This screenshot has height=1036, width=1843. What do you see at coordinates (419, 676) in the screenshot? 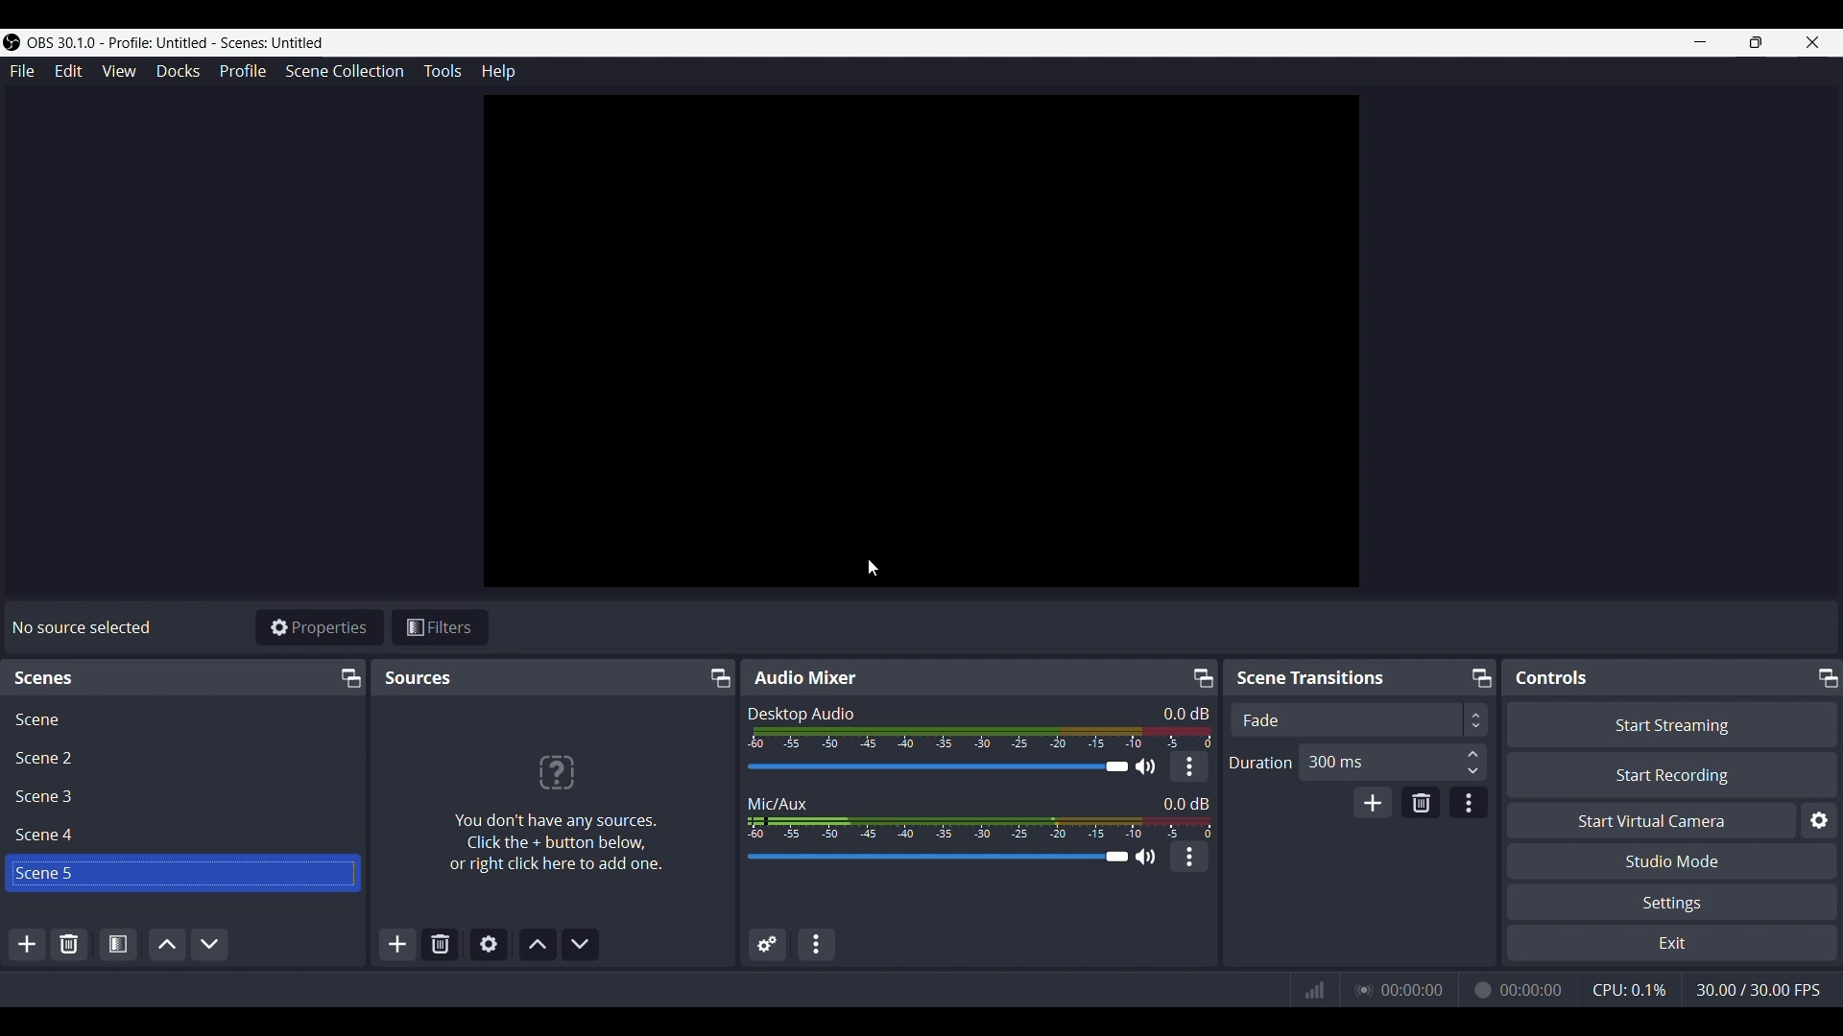
I see `Sources` at bounding box center [419, 676].